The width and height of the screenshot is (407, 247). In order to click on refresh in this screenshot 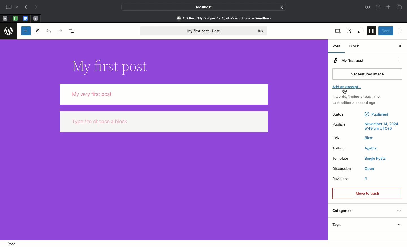, I will do `click(283, 6)`.